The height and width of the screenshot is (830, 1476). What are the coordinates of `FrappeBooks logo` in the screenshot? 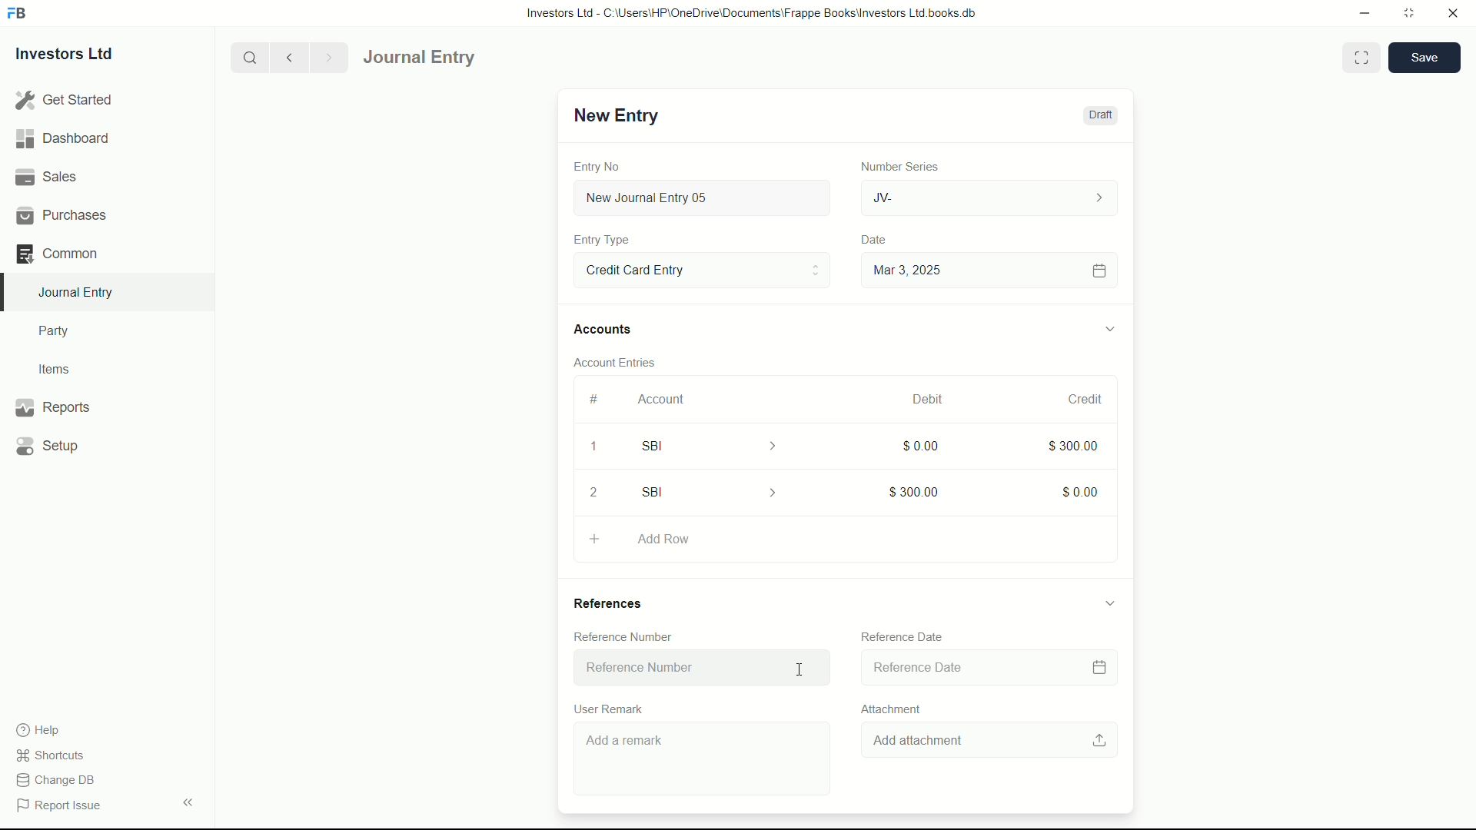 It's located at (17, 14).